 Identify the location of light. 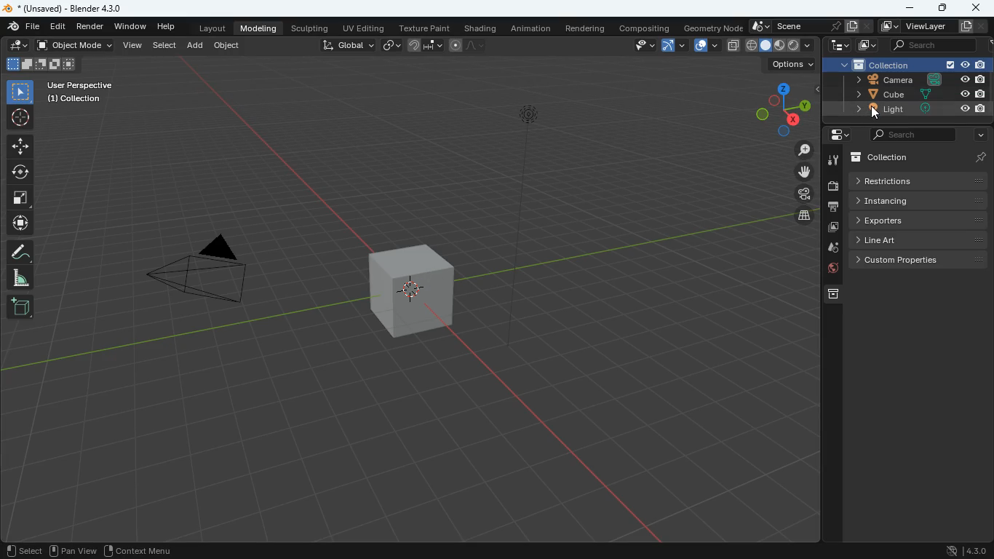
(520, 234).